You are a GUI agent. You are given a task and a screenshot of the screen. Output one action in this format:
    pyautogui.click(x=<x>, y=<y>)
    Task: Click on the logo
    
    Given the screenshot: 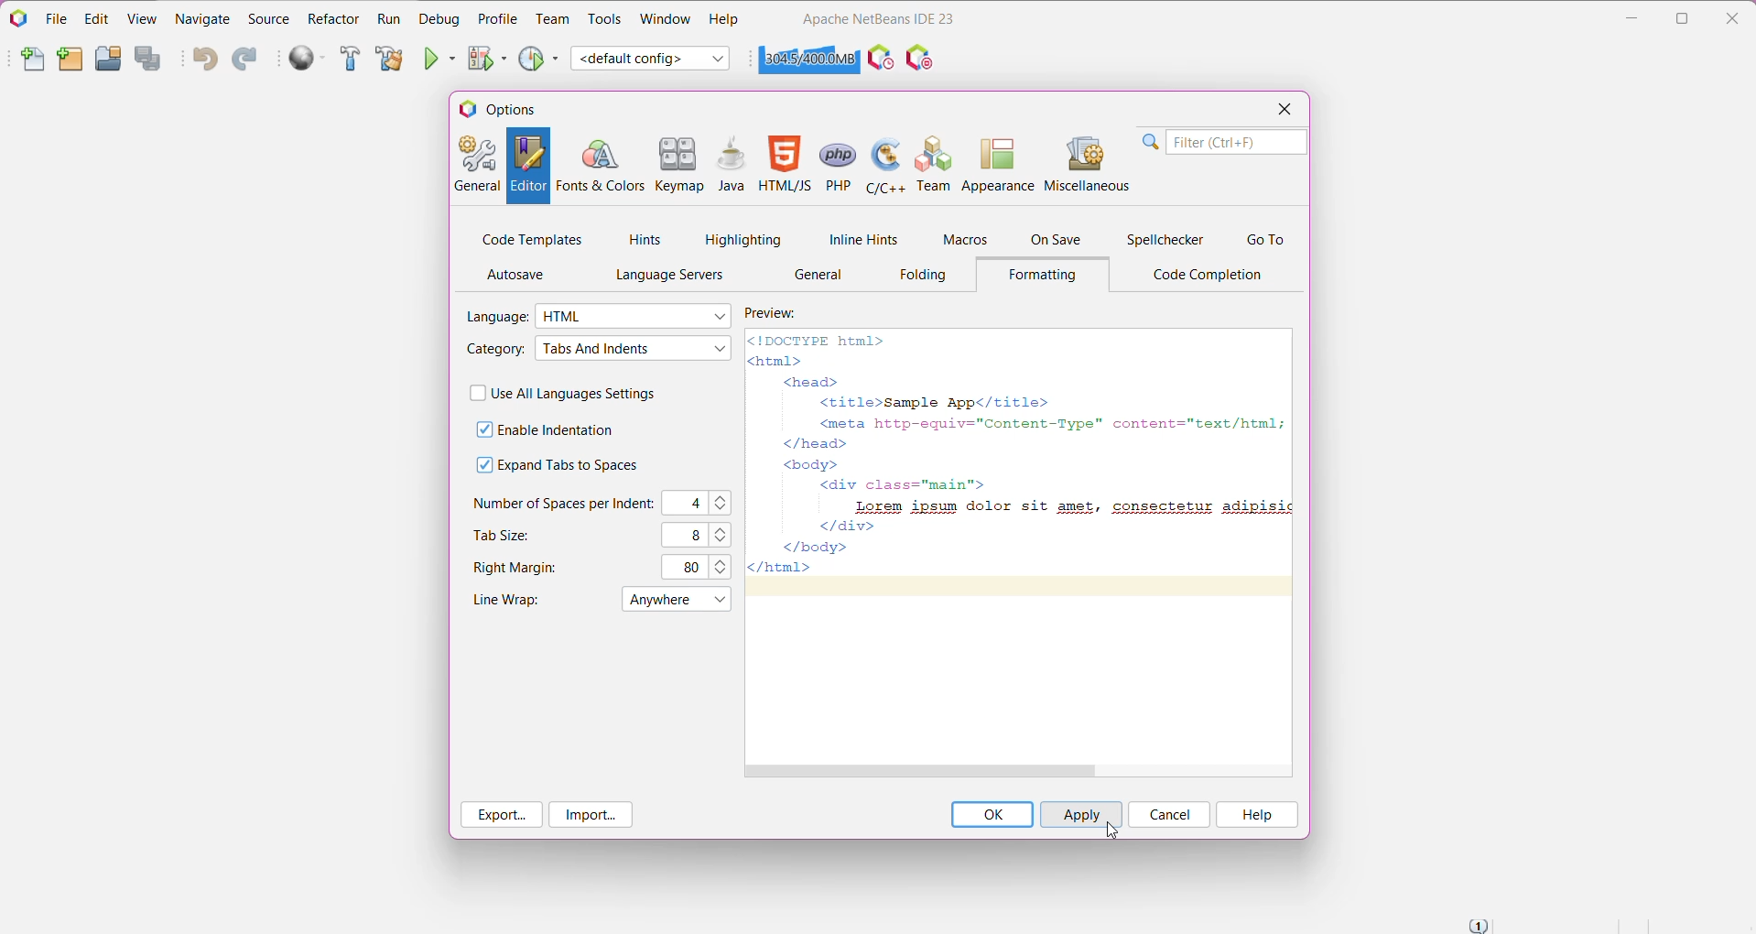 What is the action you would take?
    pyautogui.click(x=468, y=108)
    